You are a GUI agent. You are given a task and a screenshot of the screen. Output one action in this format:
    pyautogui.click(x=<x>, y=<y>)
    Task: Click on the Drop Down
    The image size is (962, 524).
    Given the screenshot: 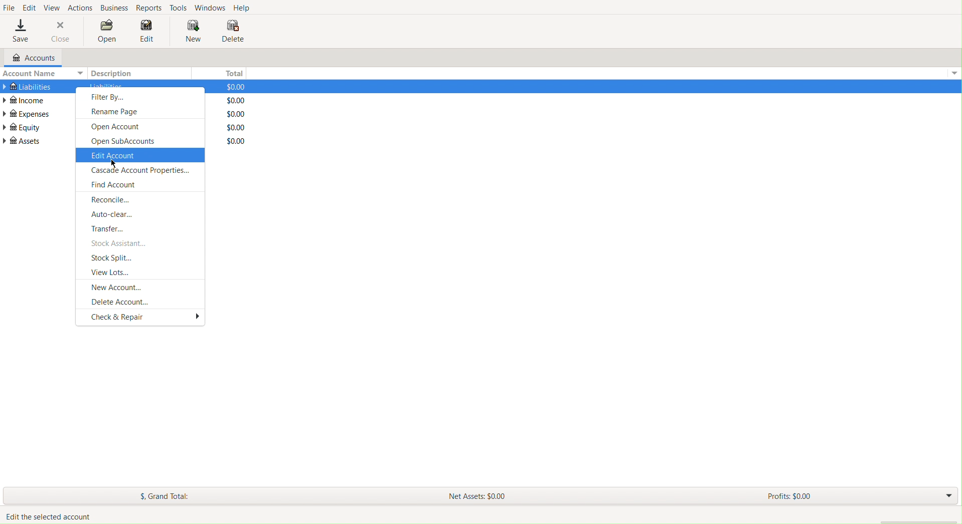 What is the action you would take?
    pyautogui.click(x=947, y=496)
    